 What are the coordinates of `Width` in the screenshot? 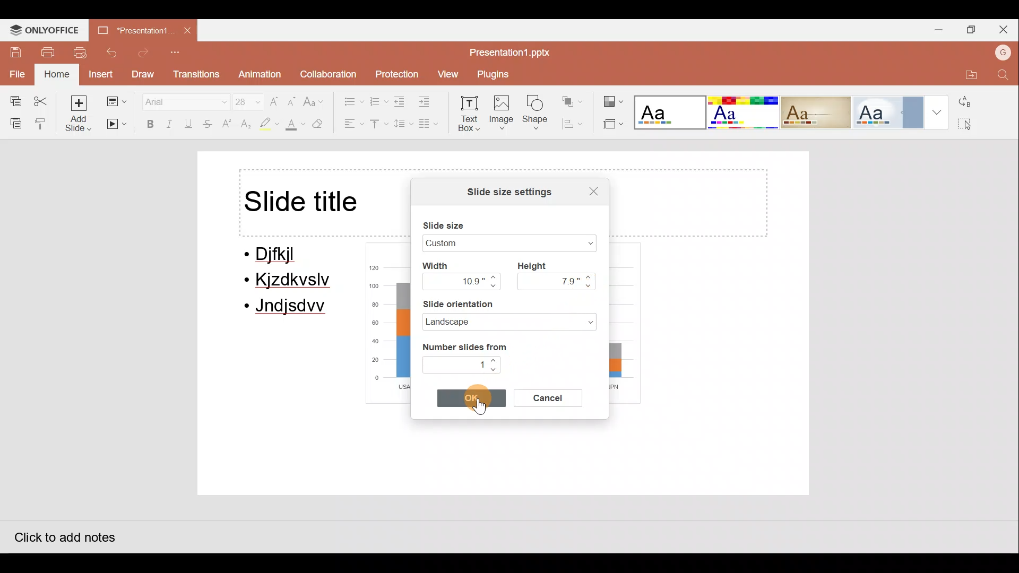 It's located at (445, 265).